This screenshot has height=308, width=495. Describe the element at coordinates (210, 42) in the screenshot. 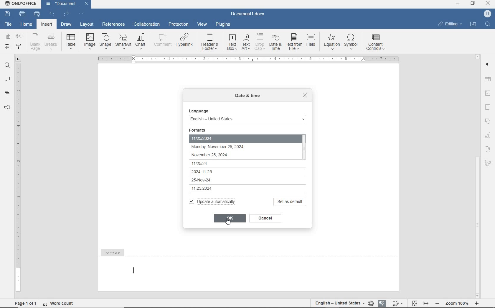

I see `header & footer` at that location.